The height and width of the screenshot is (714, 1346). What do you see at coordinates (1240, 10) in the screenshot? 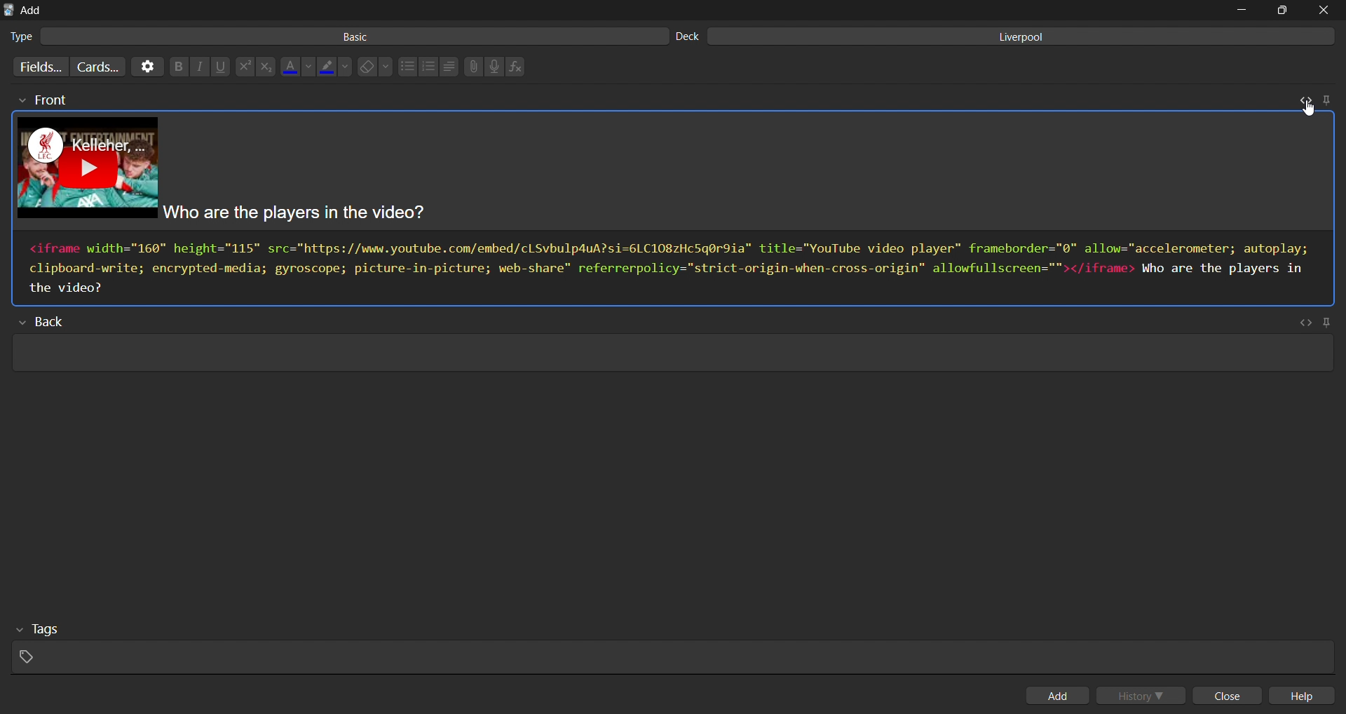
I see `minimize` at bounding box center [1240, 10].